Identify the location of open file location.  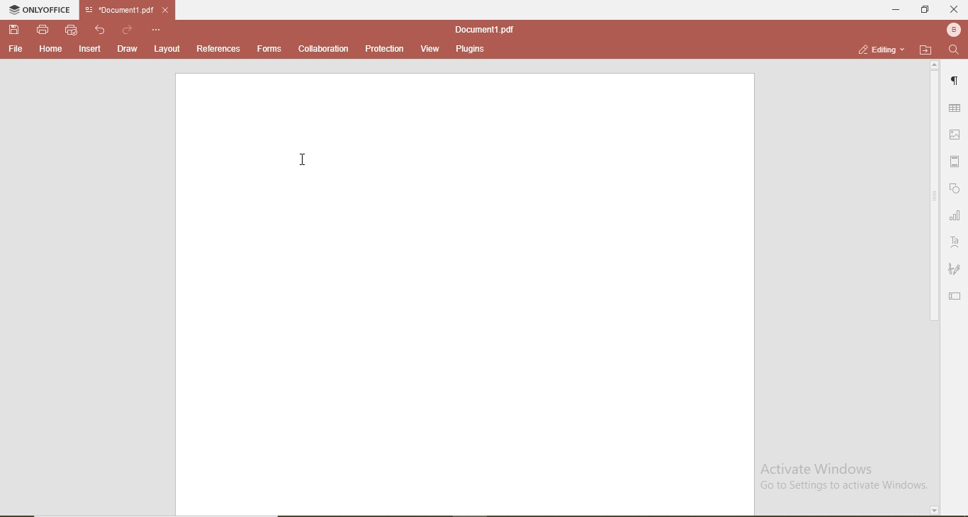
(926, 50).